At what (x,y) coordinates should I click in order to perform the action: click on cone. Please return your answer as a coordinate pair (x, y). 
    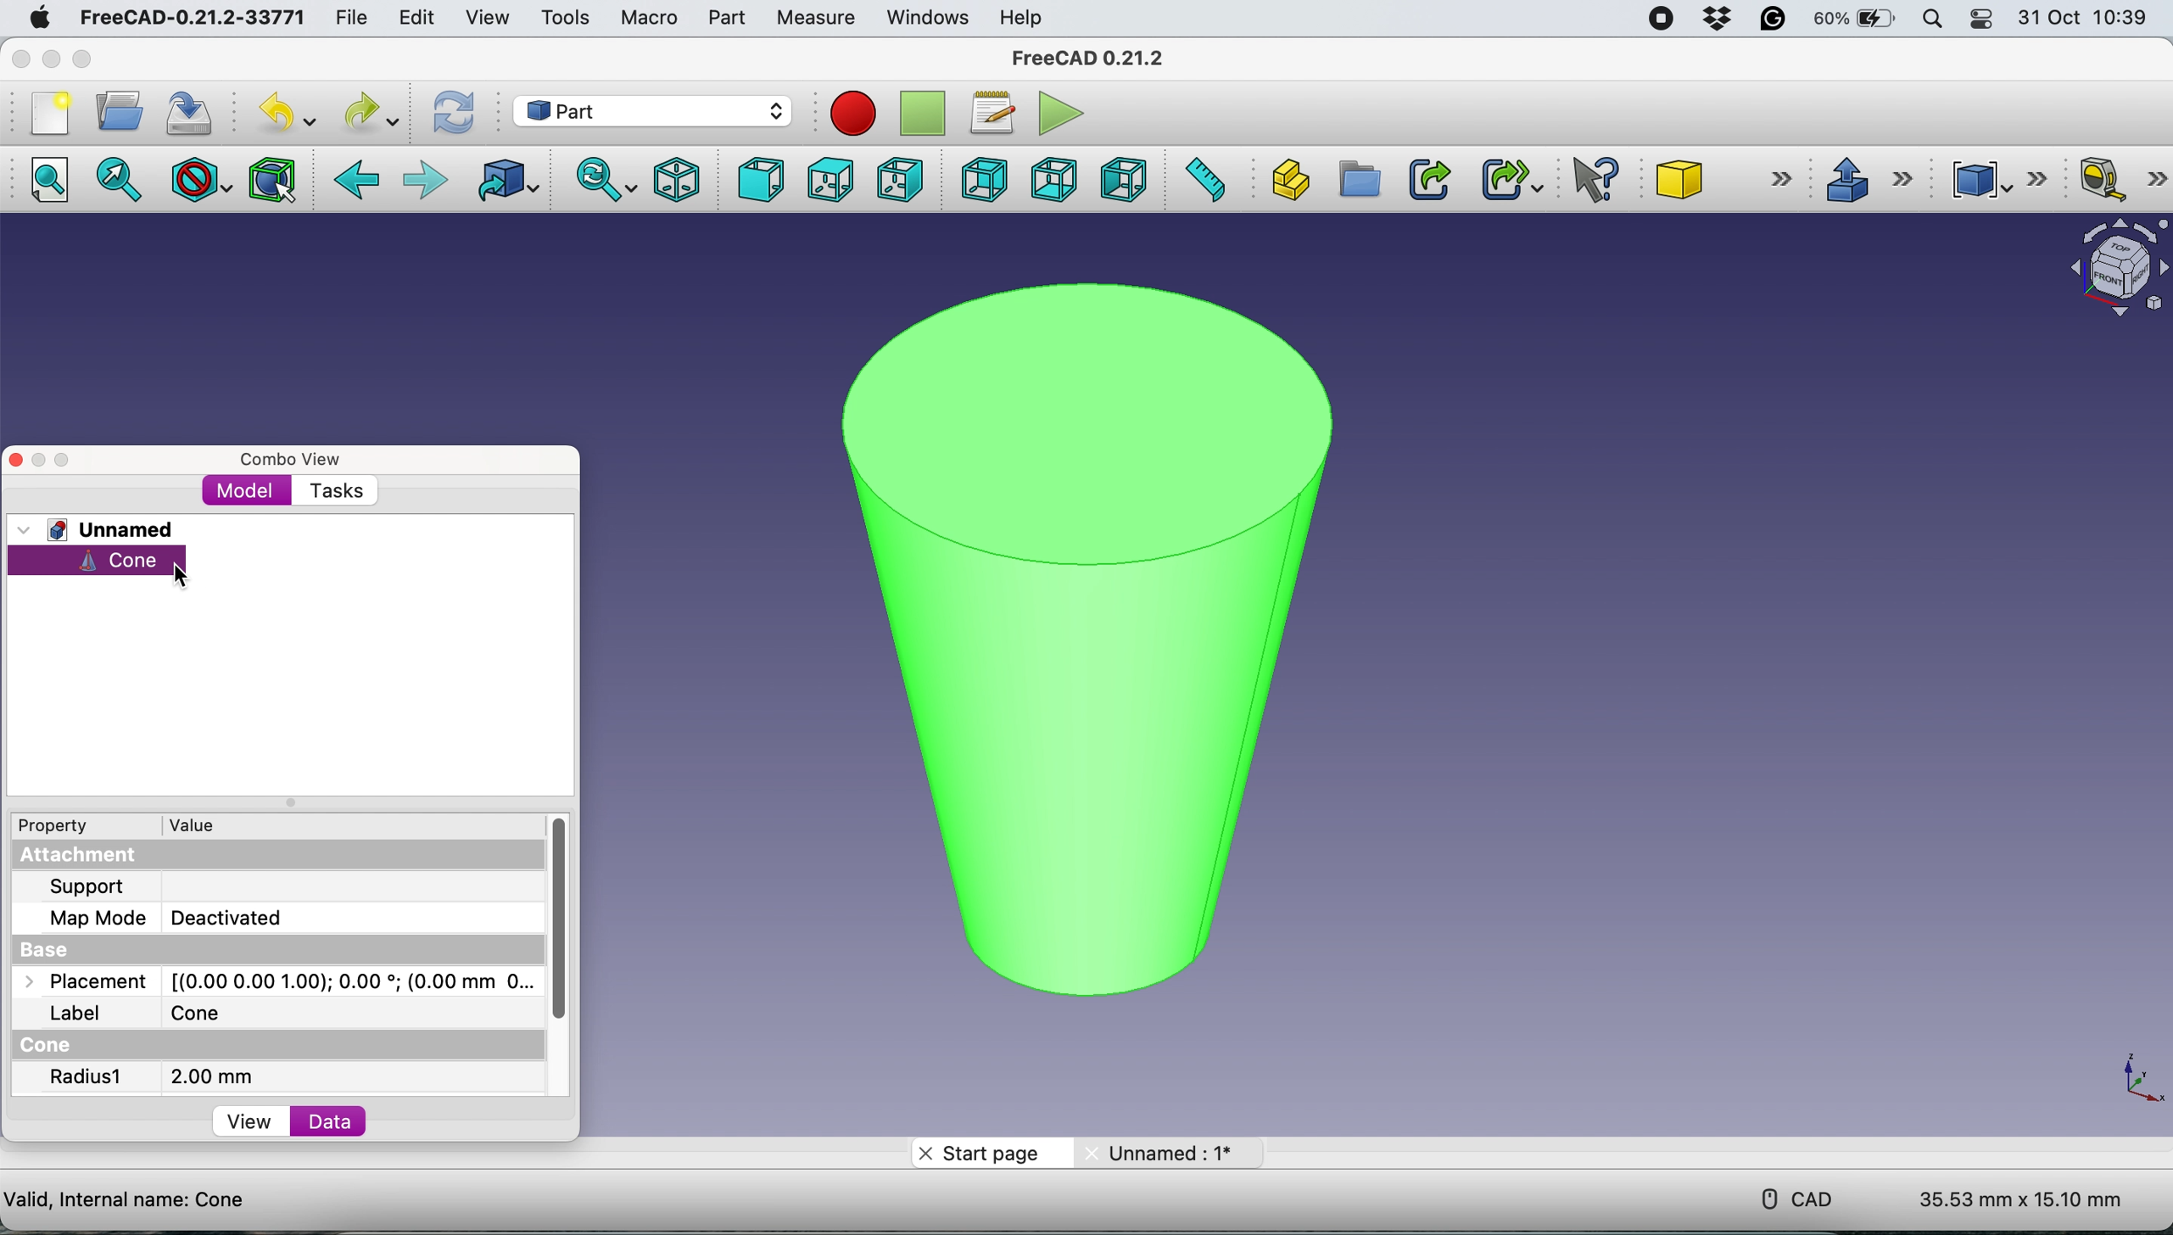
    Looking at the image, I should click on (98, 561).